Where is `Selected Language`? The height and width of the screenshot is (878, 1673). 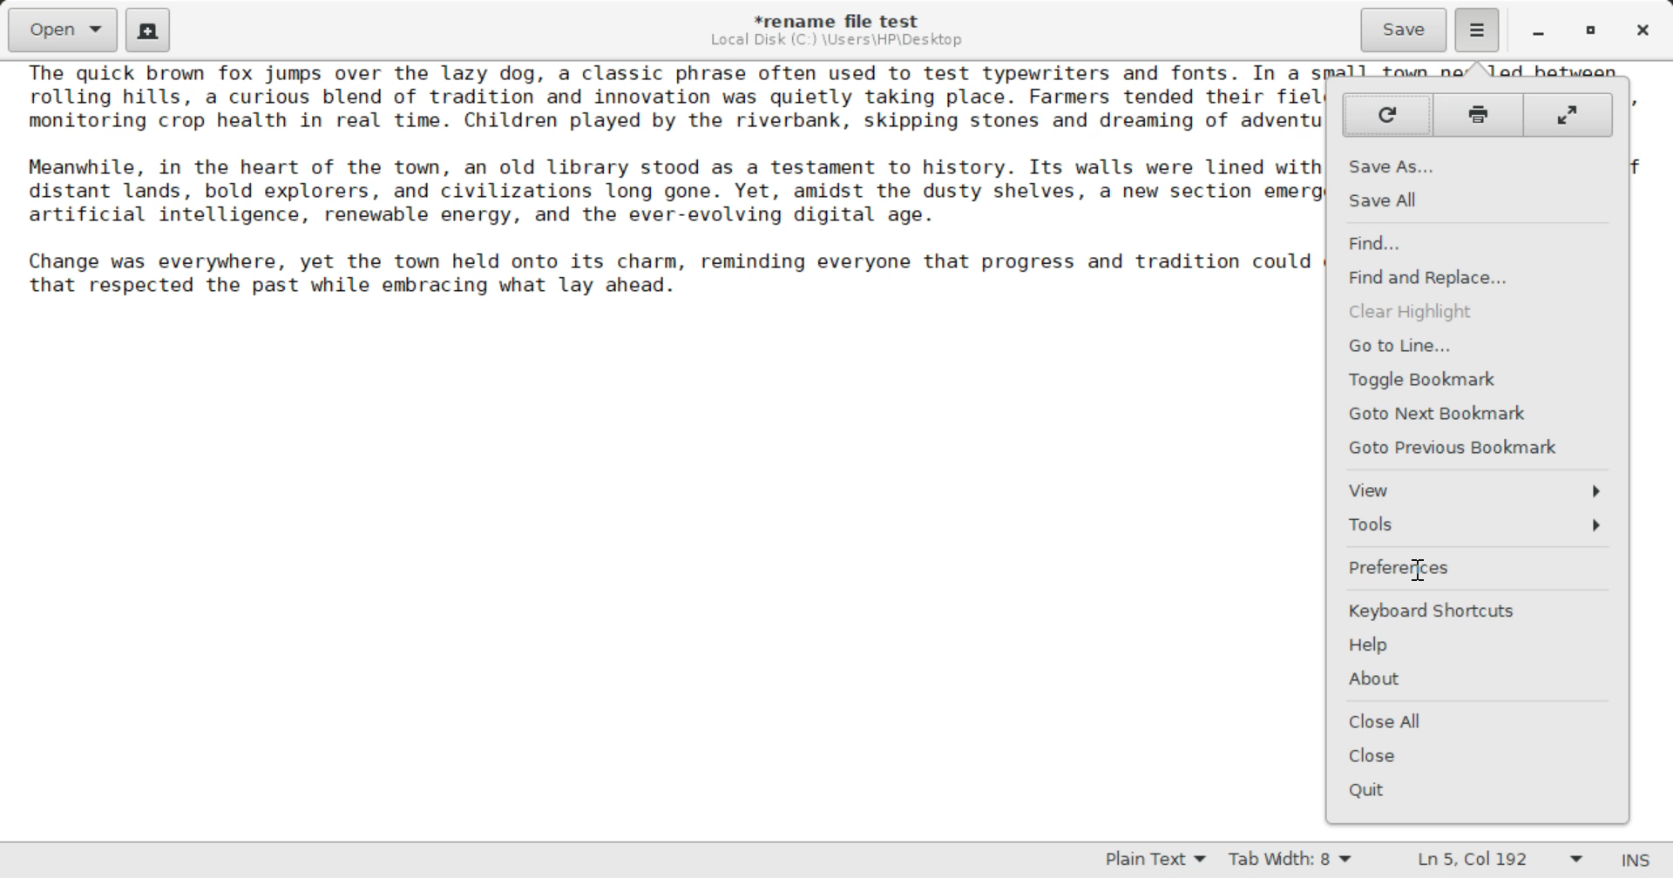 Selected Language is located at coordinates (1156, 861).